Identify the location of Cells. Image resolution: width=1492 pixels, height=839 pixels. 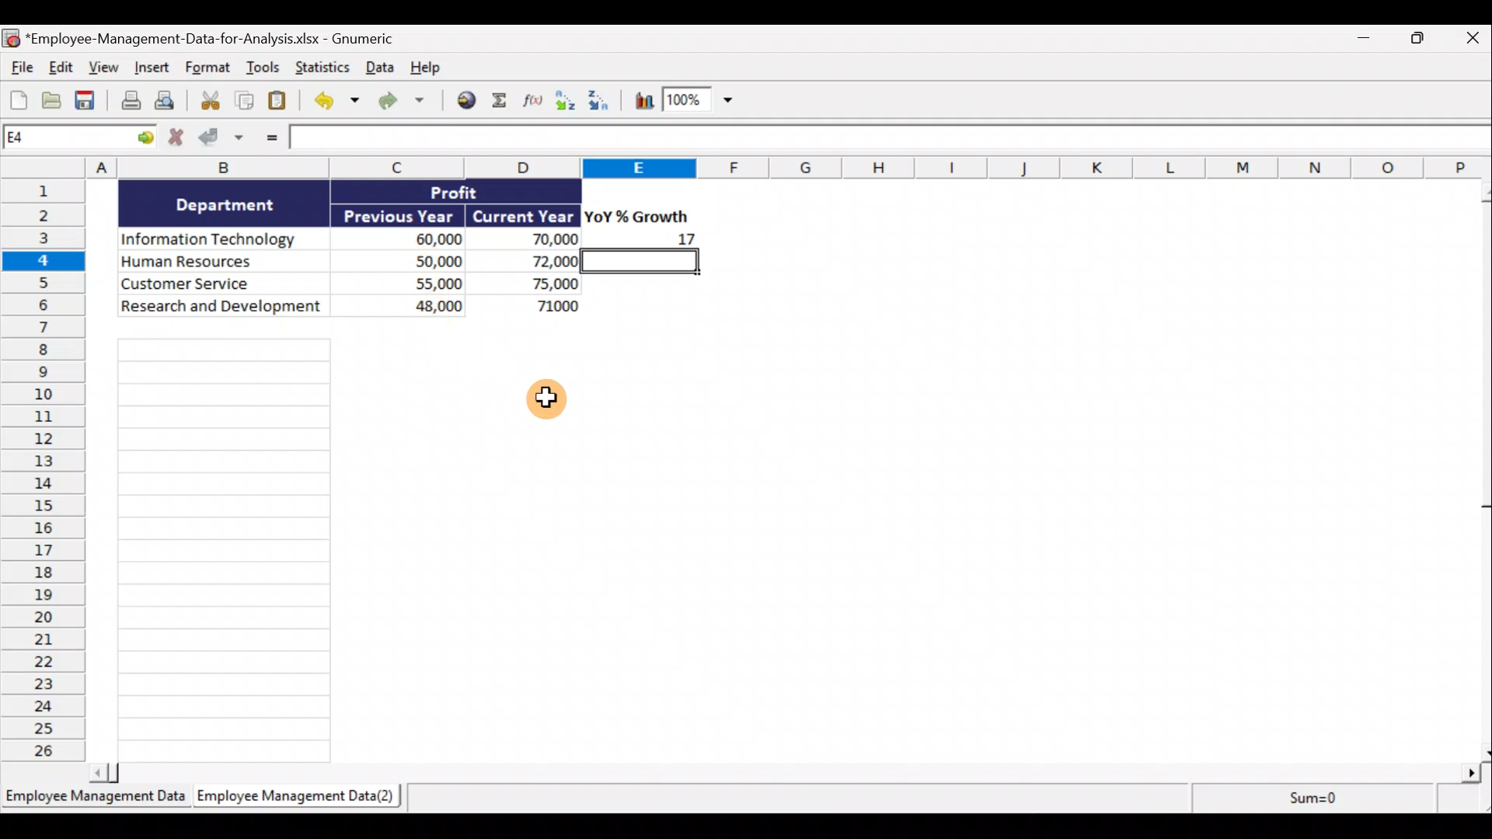
(225, 550).